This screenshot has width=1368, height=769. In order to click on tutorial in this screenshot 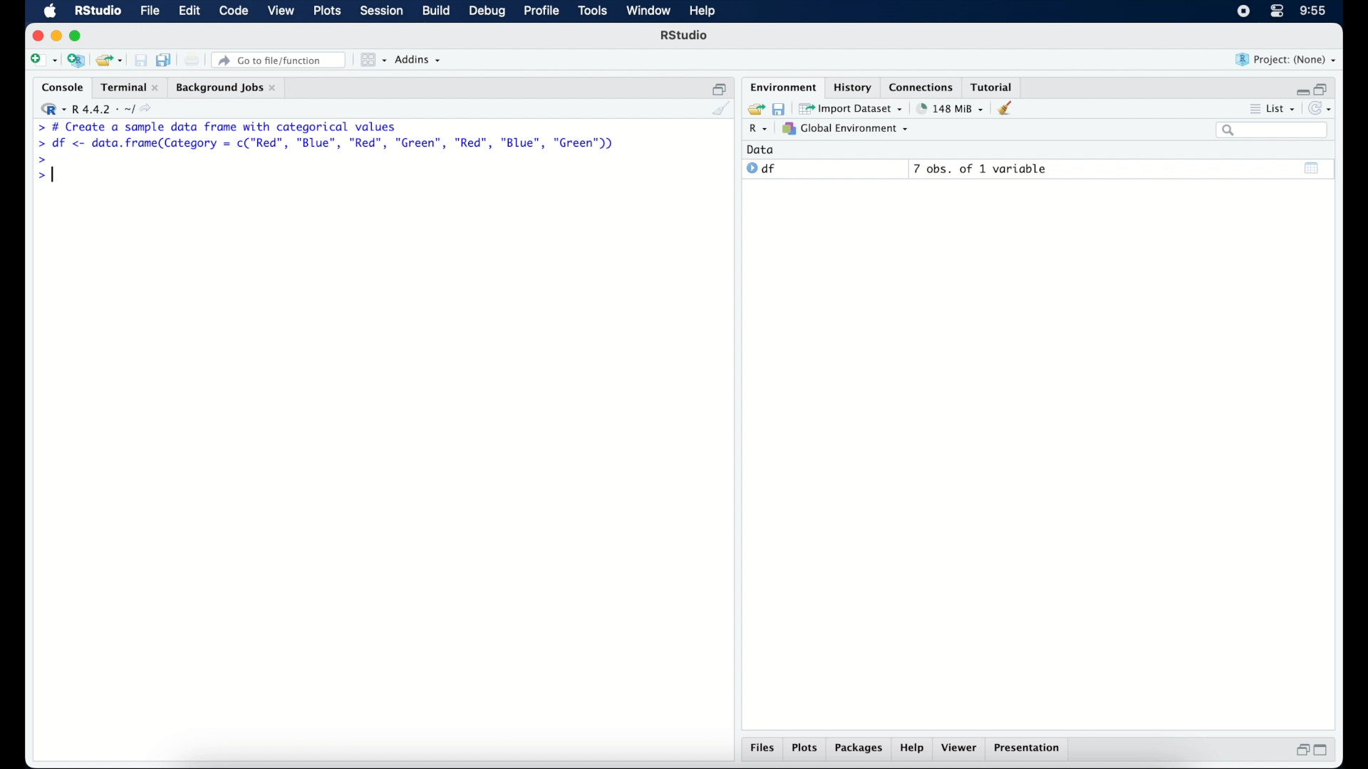, I will do `click(995, 86)`.